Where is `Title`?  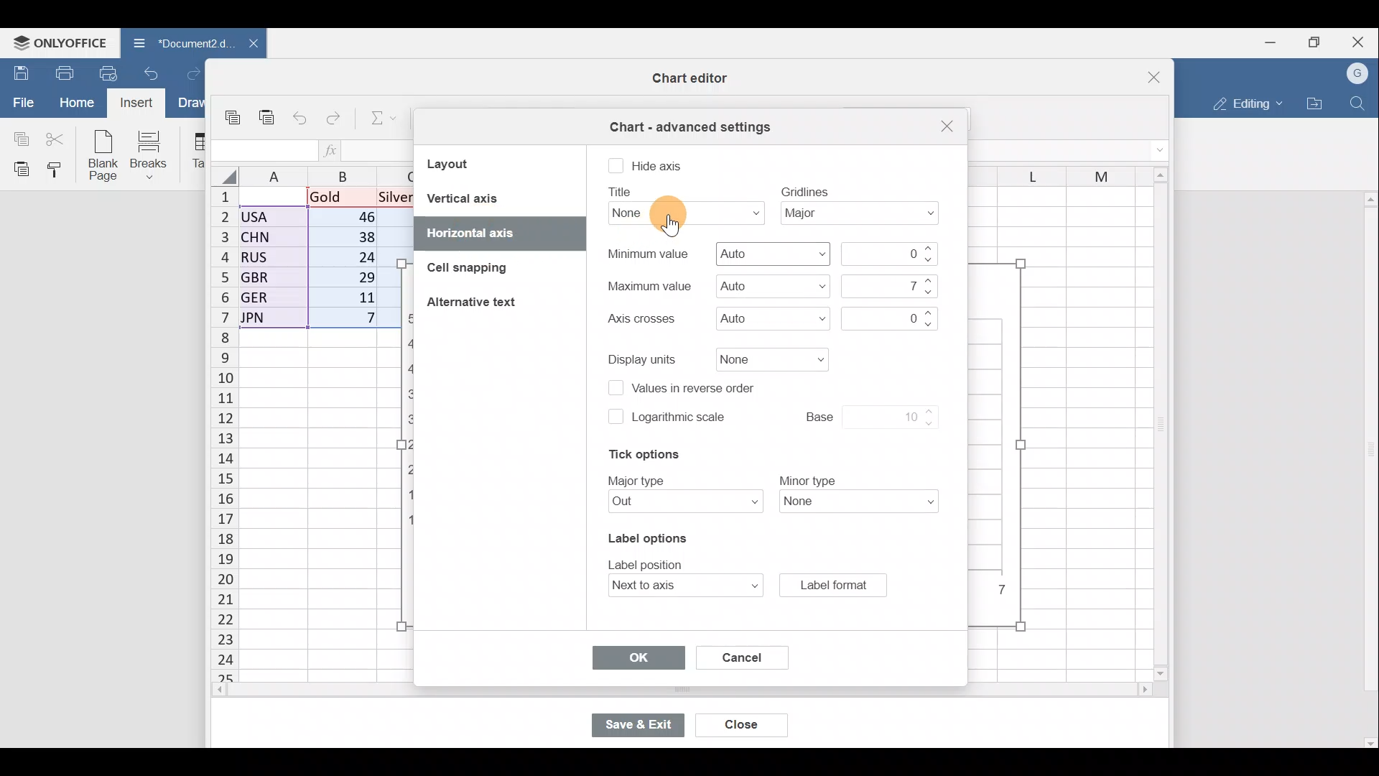
Title is located at coordinates (682, 213).